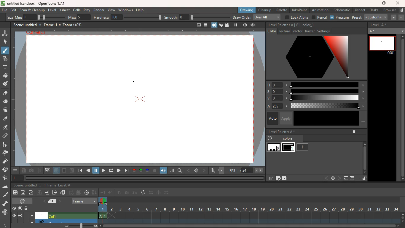  I want to click on 1, so click(18, 178).